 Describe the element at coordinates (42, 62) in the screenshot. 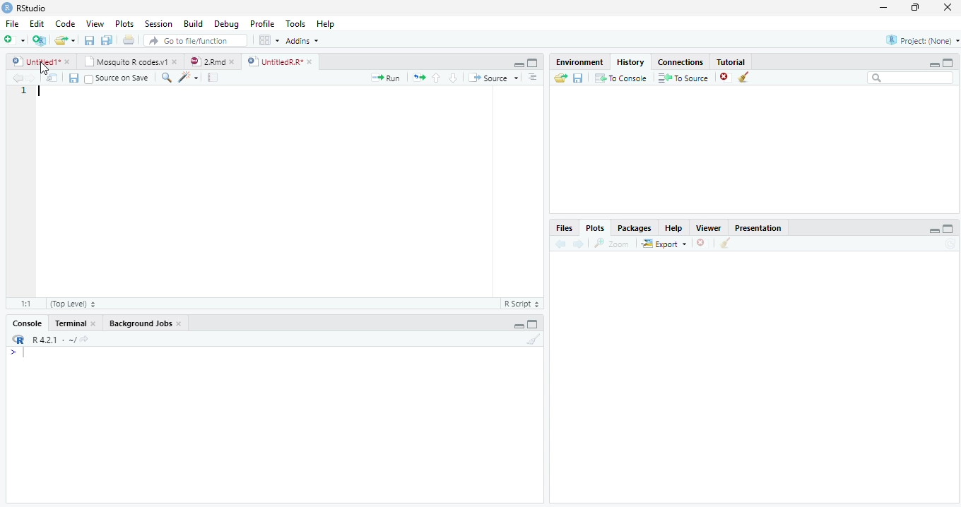

I see `Untitled` at that location.